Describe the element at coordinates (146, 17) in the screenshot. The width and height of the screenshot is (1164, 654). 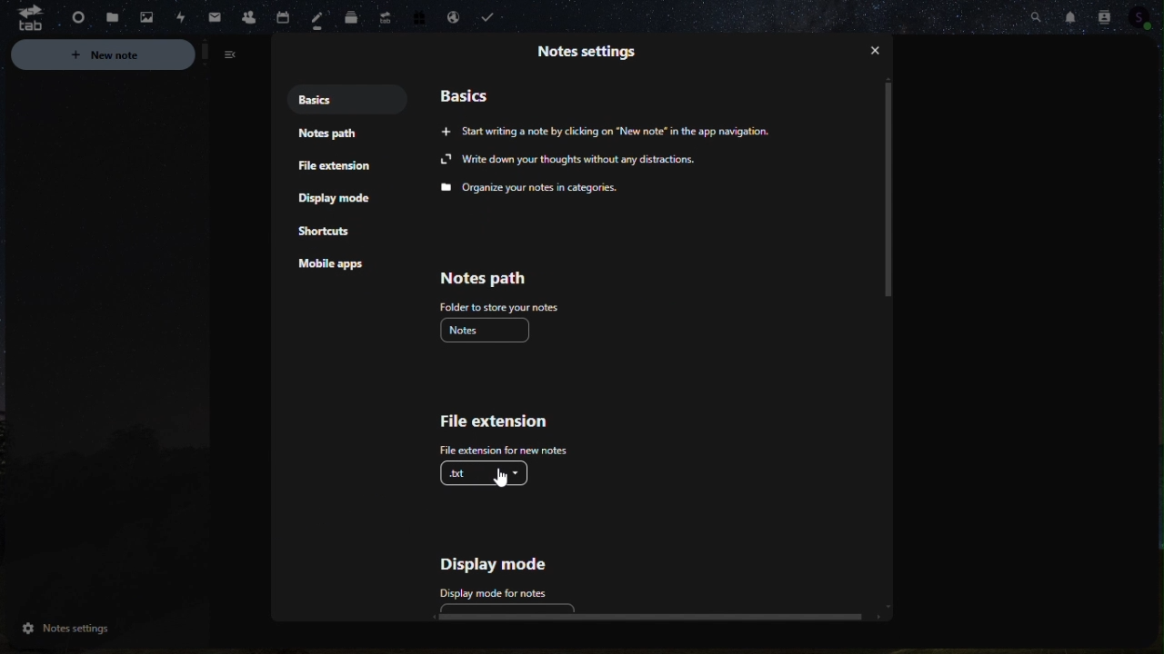
I see `Photos` at that location.